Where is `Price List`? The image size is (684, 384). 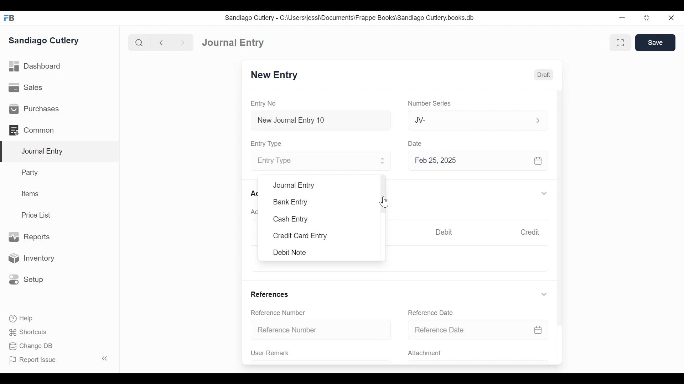
Price List is located at coordinates (37, 215).